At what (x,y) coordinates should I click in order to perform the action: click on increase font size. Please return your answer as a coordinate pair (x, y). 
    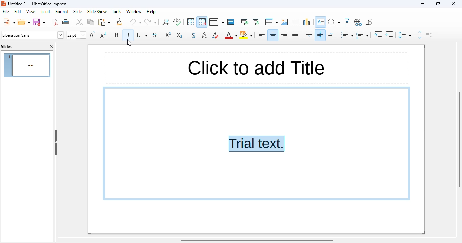
    Looking at the image, I should click on (92, 34).